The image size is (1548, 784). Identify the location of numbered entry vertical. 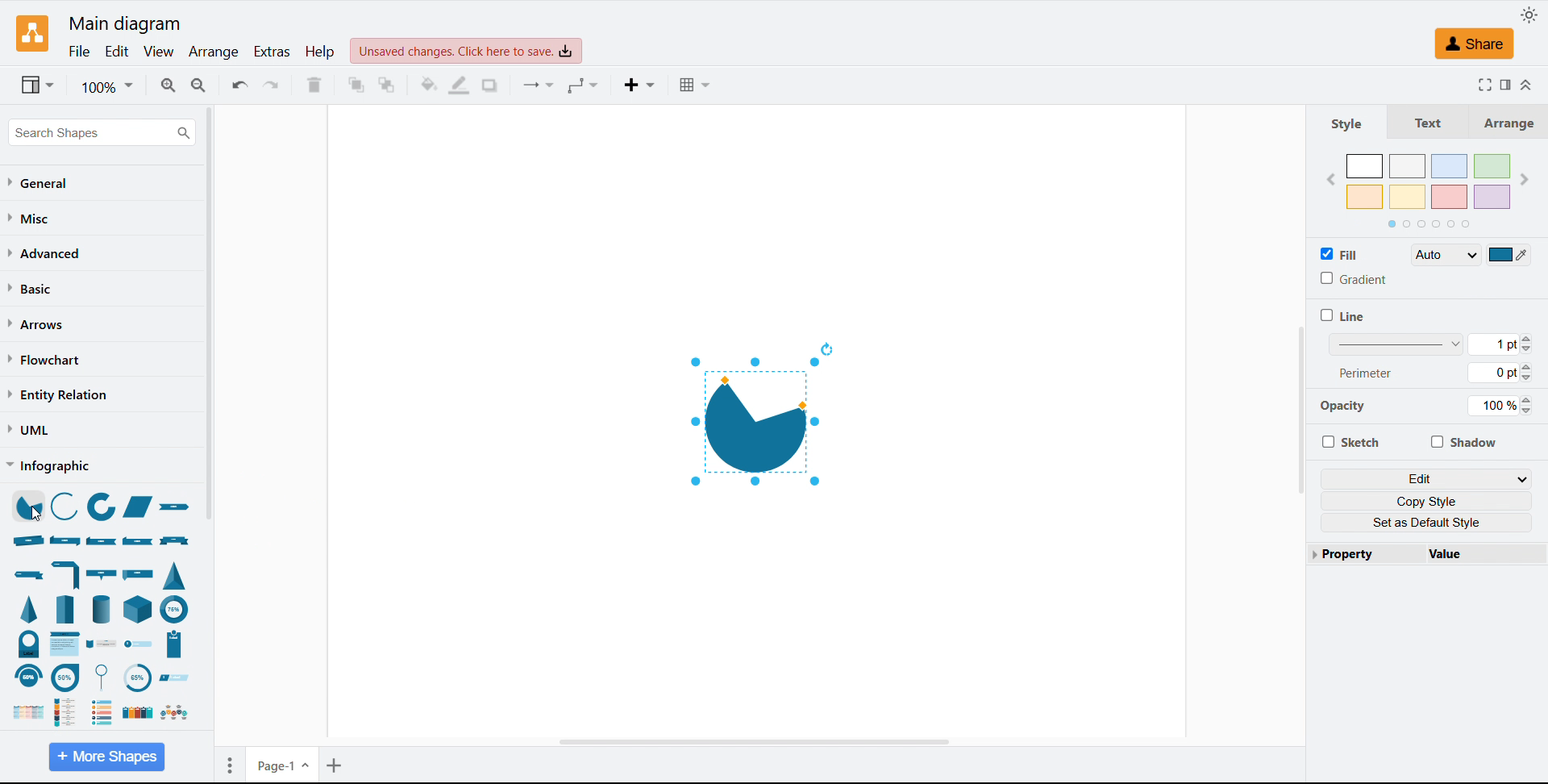
(175, 645).